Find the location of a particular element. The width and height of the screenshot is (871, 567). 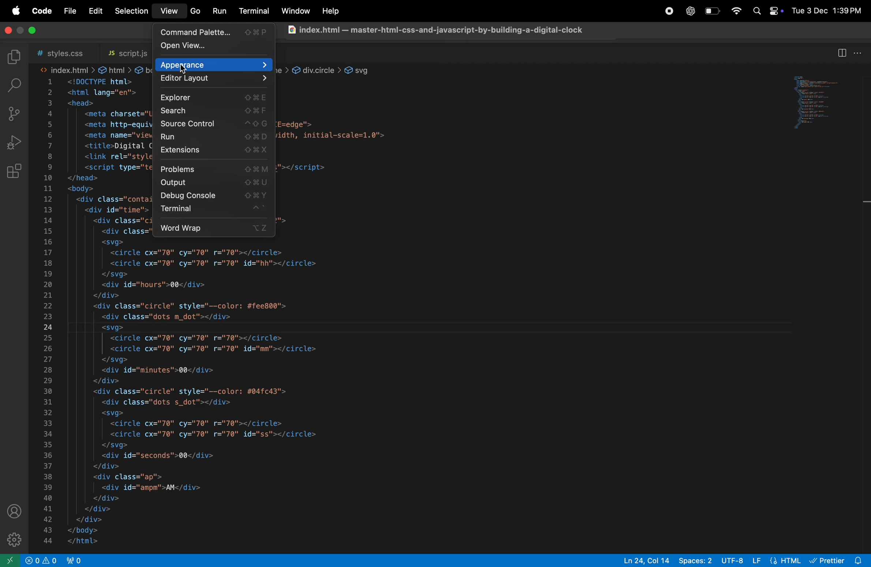

explorer is located at coordinates (214, 98).